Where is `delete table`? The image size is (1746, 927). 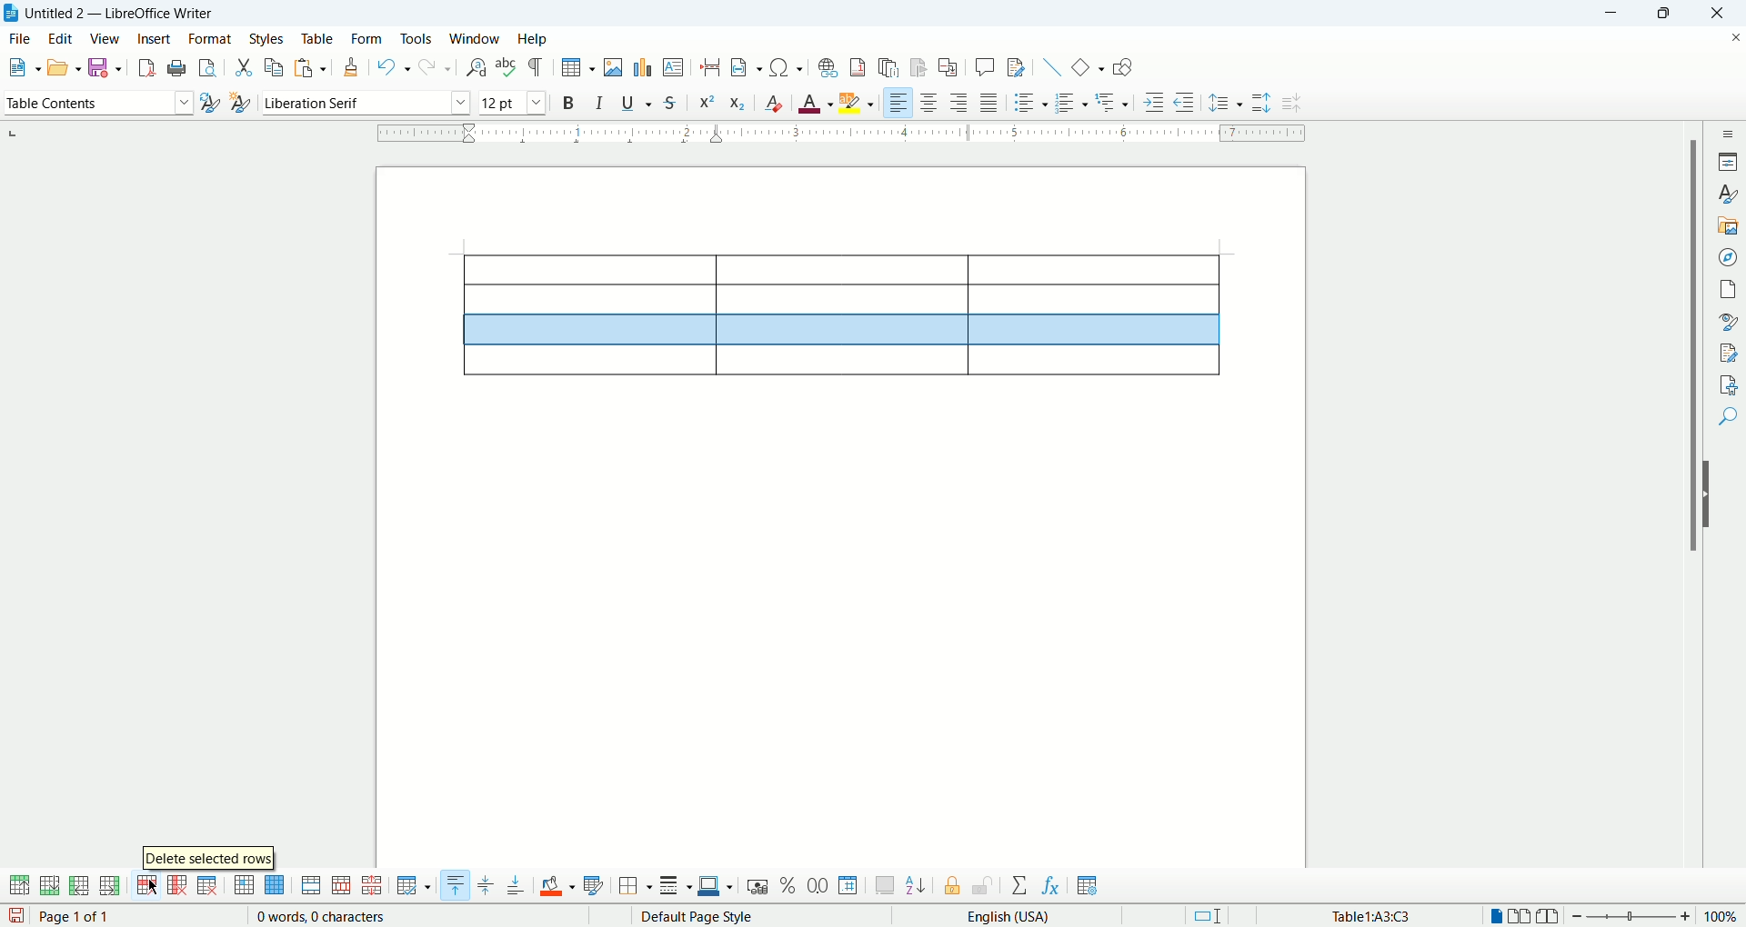
delete table is located at coordinates (209, 886).